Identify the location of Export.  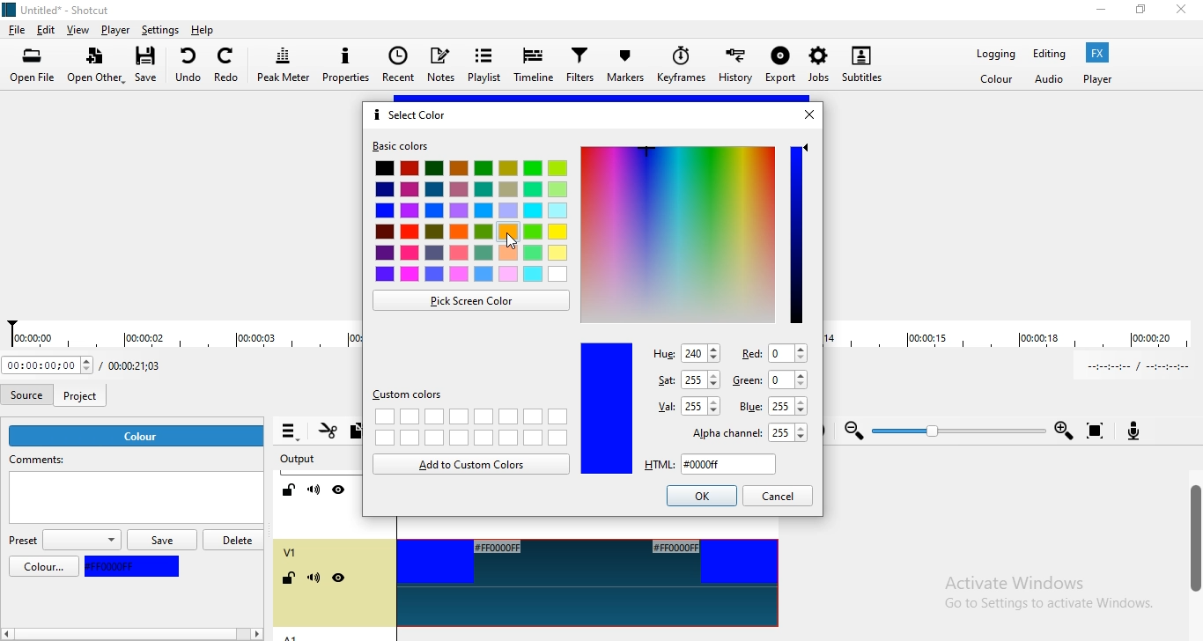
(779, 72).